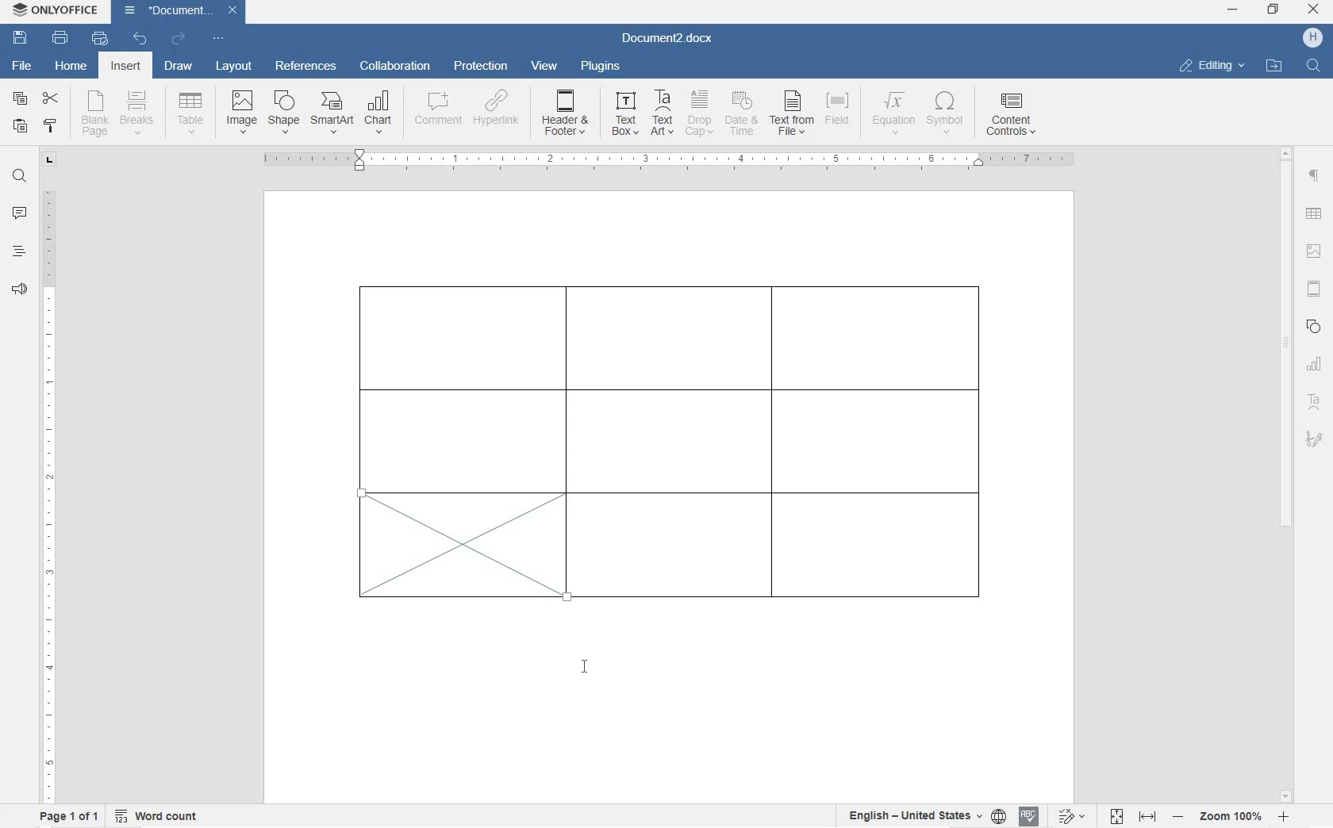 This screenshot has width=1333, height=828. I want to click on copy, so click(21, 101).